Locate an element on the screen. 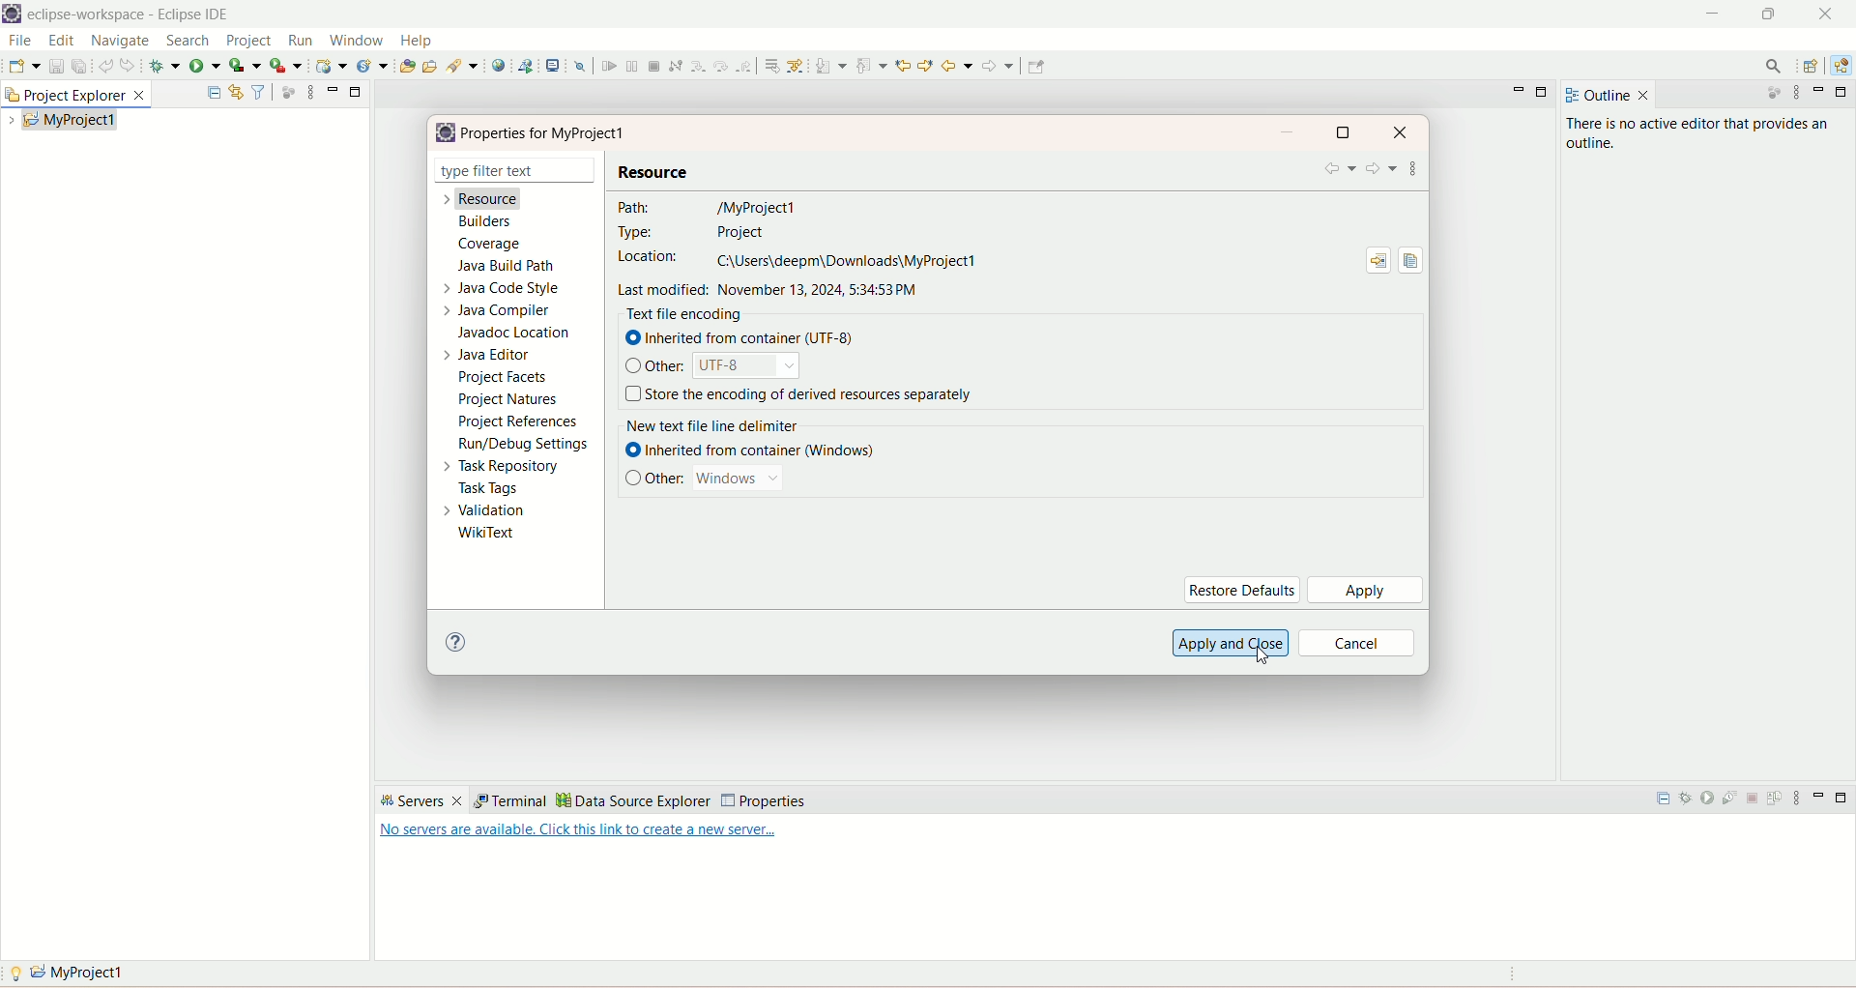 Image resolution: width=1856 pixels, height=988 pixels. help is located at coordinates (415, 41).